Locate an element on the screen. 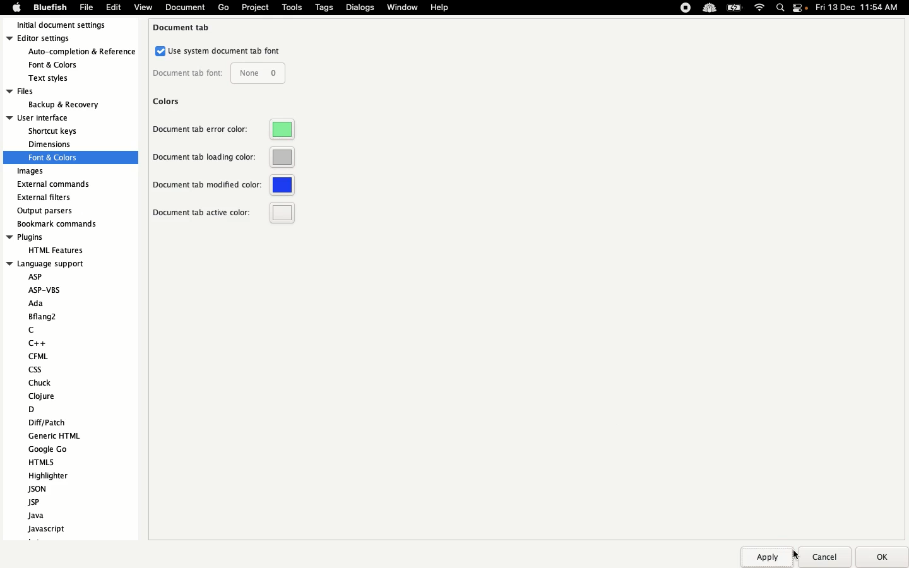 This screenshot has width=909, height=568. Output parsers is located at coordinates (48, 211).